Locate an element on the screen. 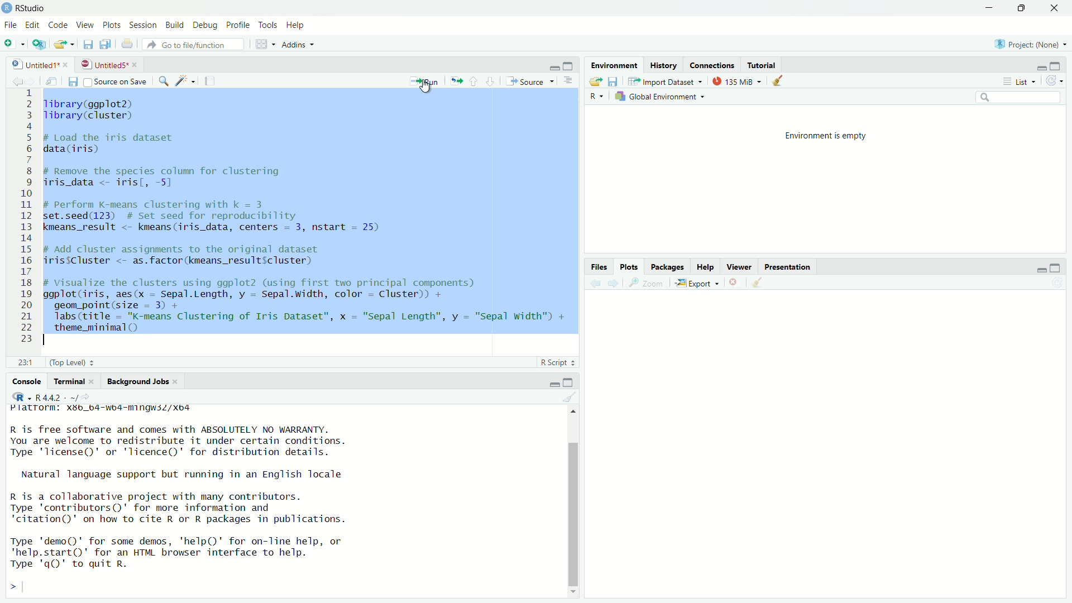 This screenshot has height=603, width=1072. create a project is located at coordinates (39, 44).